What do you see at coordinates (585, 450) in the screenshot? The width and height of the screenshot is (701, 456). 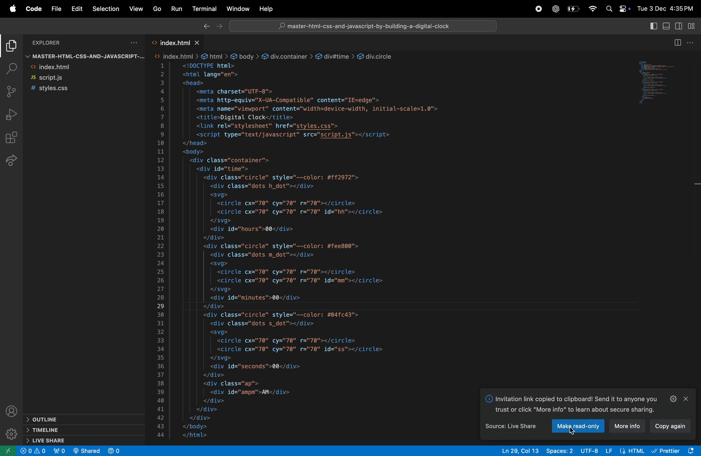 I see `utf 8` at bounding box center [585, 450].